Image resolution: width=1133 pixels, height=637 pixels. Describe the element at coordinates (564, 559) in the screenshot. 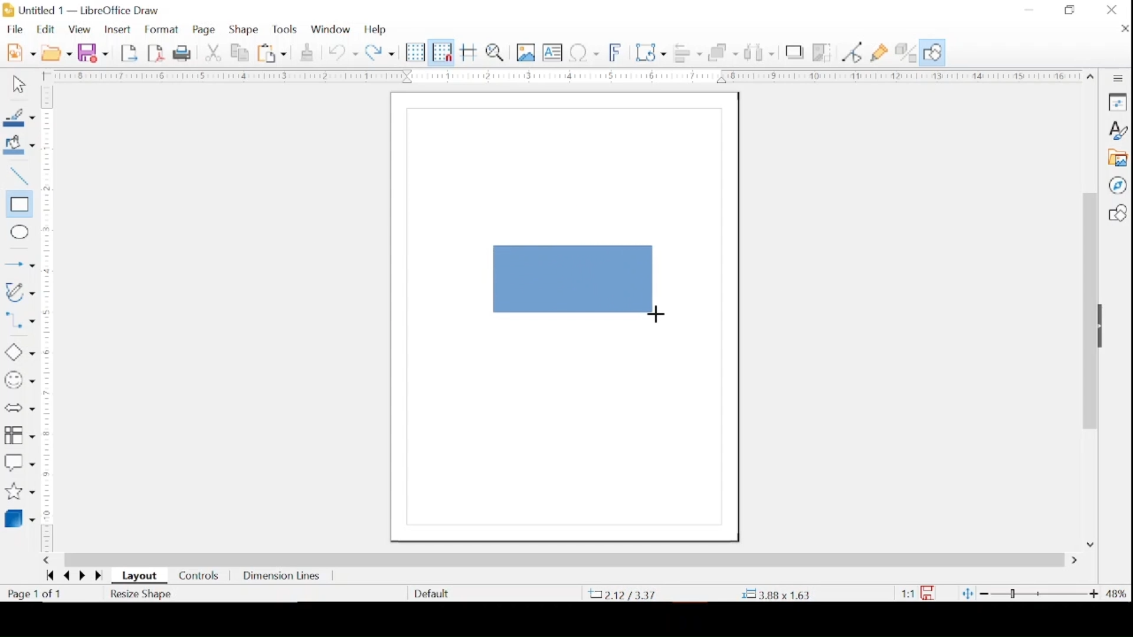

I see `scroll box` at that location.